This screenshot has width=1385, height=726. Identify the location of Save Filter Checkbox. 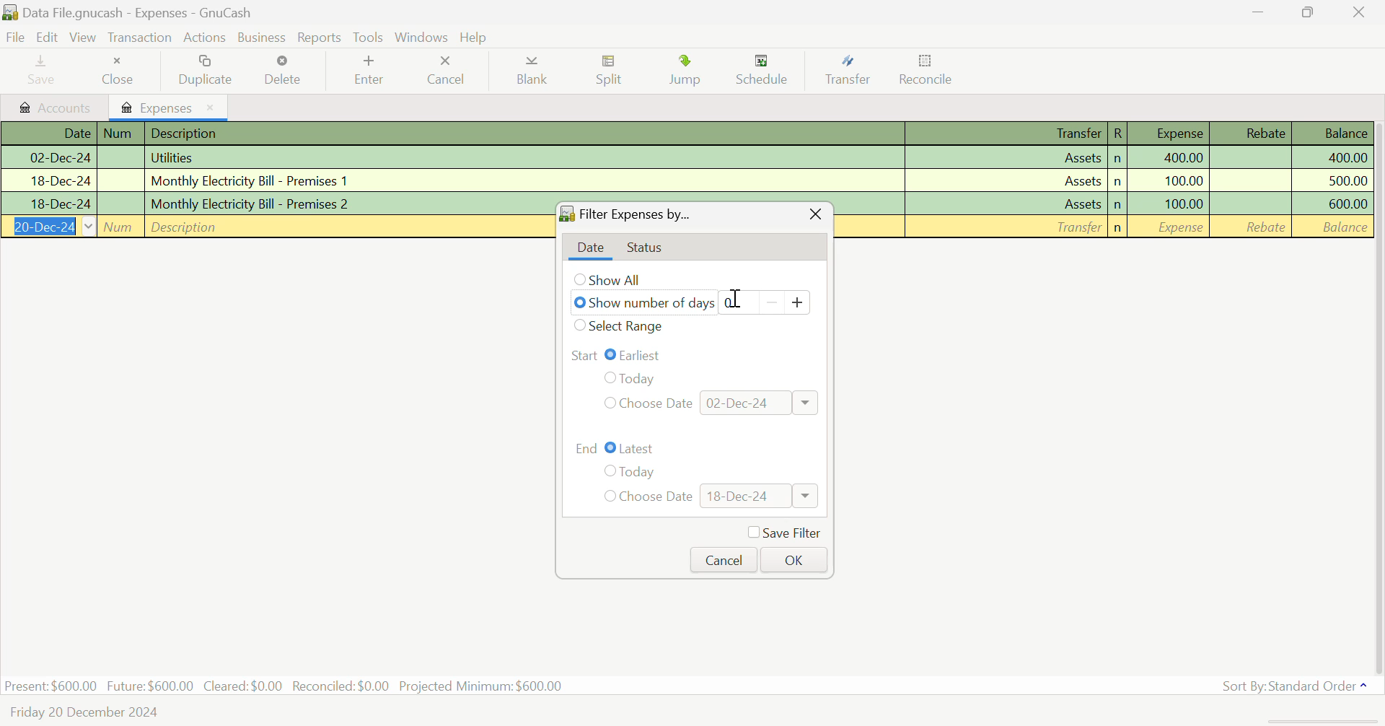
(783, 532).